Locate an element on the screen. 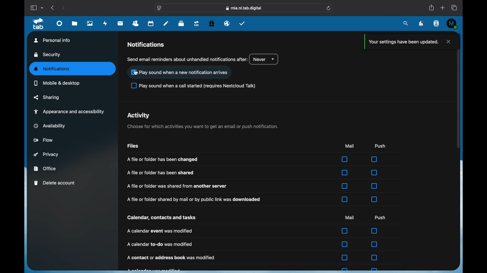 Image resolution: width=487 pixels, height=273 pixels. web address is located at coordinates (244, 8).